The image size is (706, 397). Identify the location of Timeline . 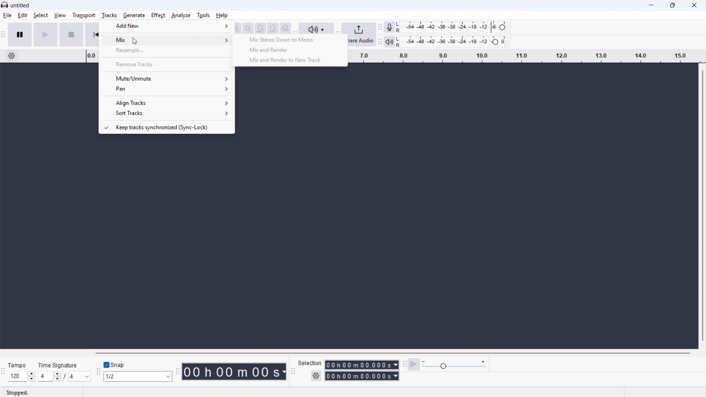
(523, 56).